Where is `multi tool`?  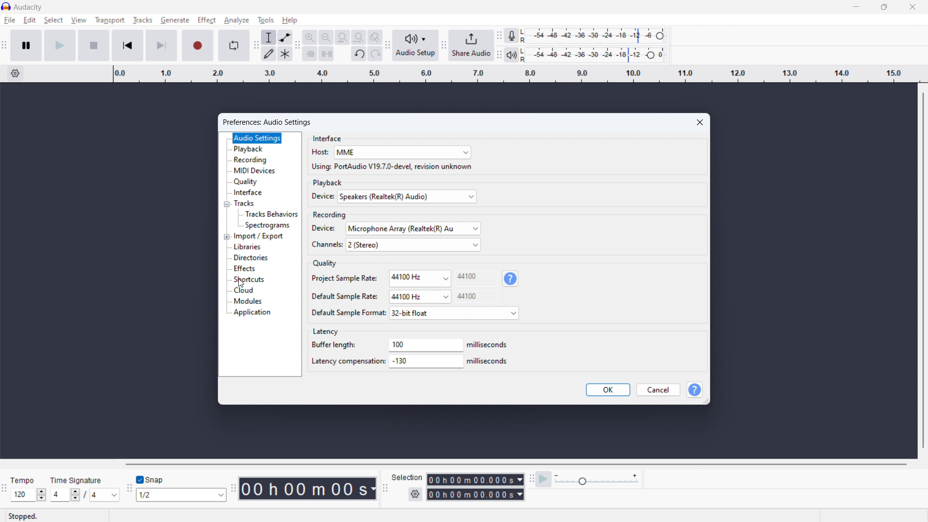
multi tool is located at coordinates (285, 54).